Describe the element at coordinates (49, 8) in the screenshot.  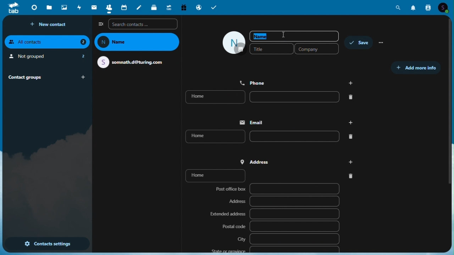
I see `Files` at that location.